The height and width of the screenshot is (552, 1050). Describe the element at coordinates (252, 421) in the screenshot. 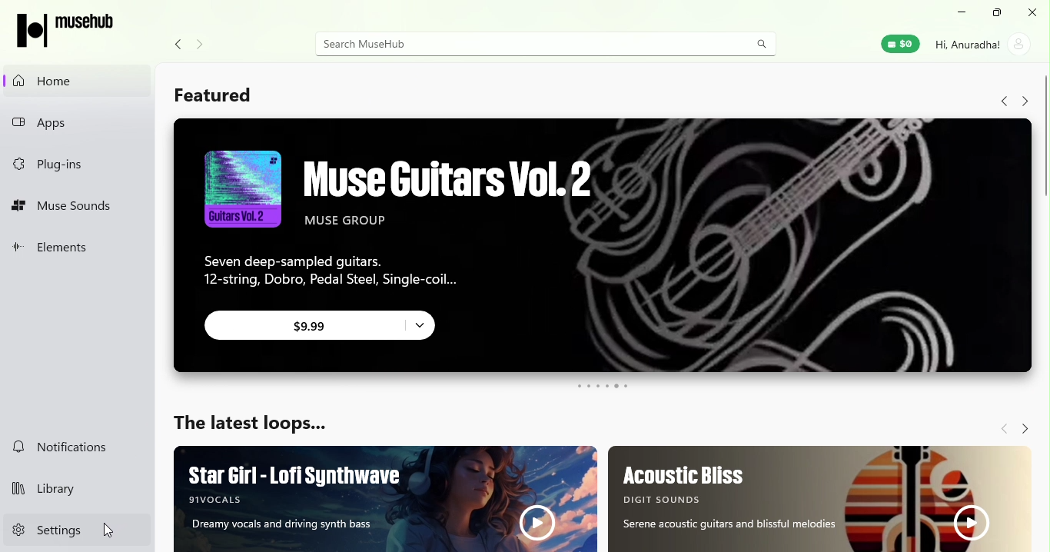

I see `The latest loops` at that location.